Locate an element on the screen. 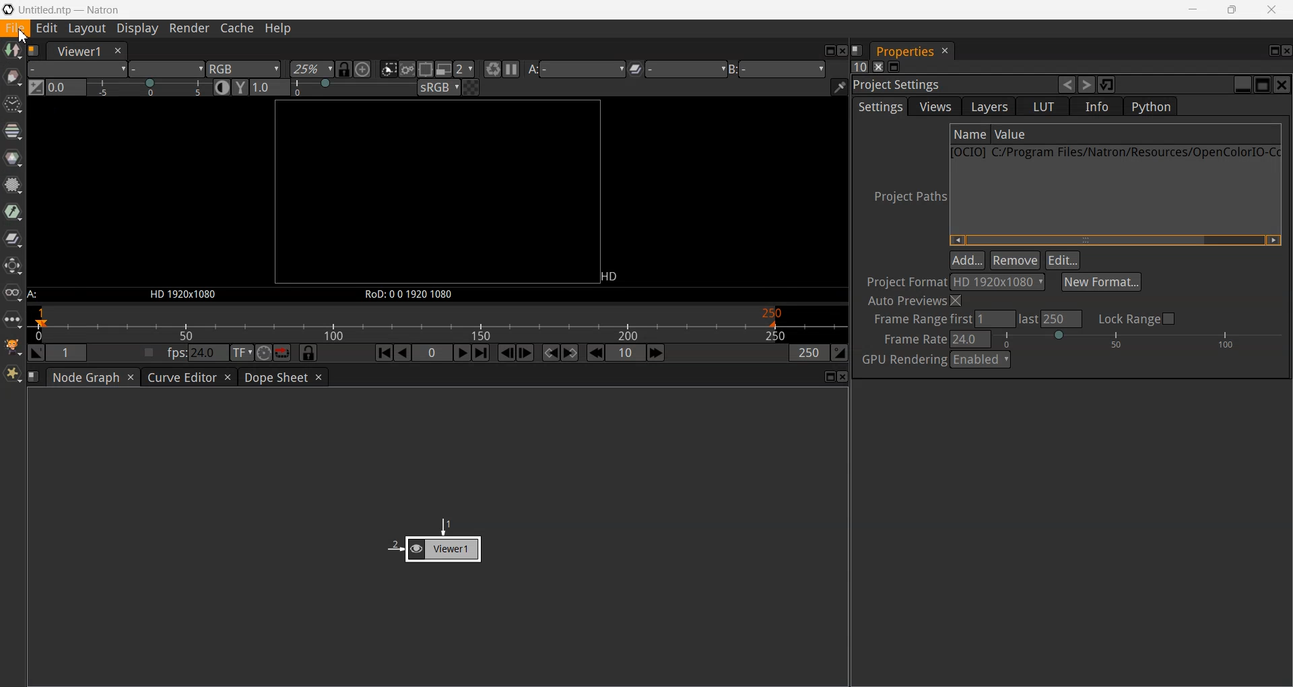 The image size is (1293, 687). Maximize is located at coordinates (831, 377).